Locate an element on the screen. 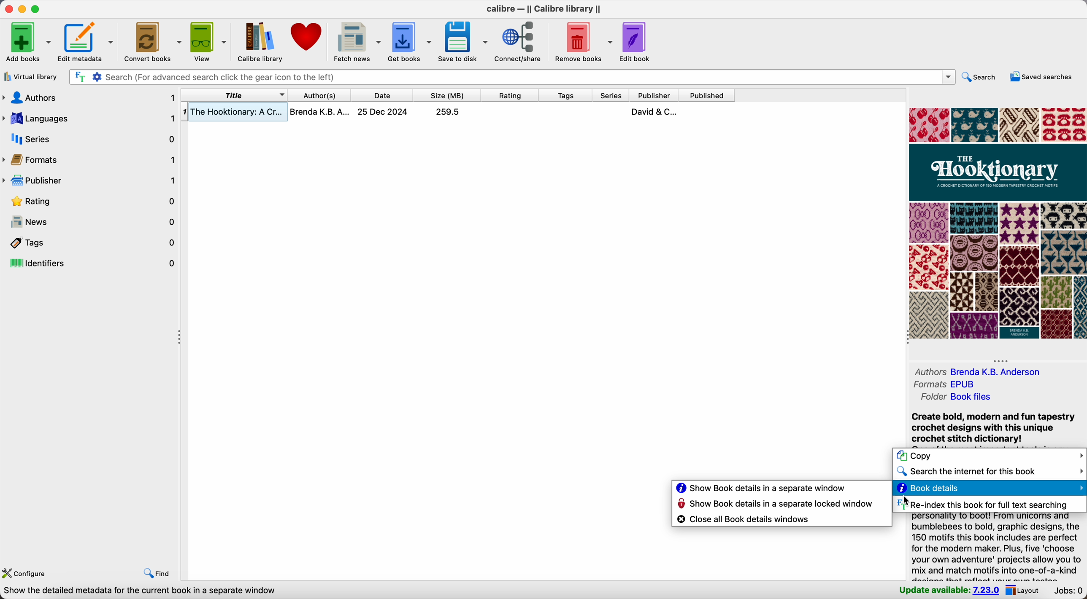  close all book details window is located at coordinates (745, 519).